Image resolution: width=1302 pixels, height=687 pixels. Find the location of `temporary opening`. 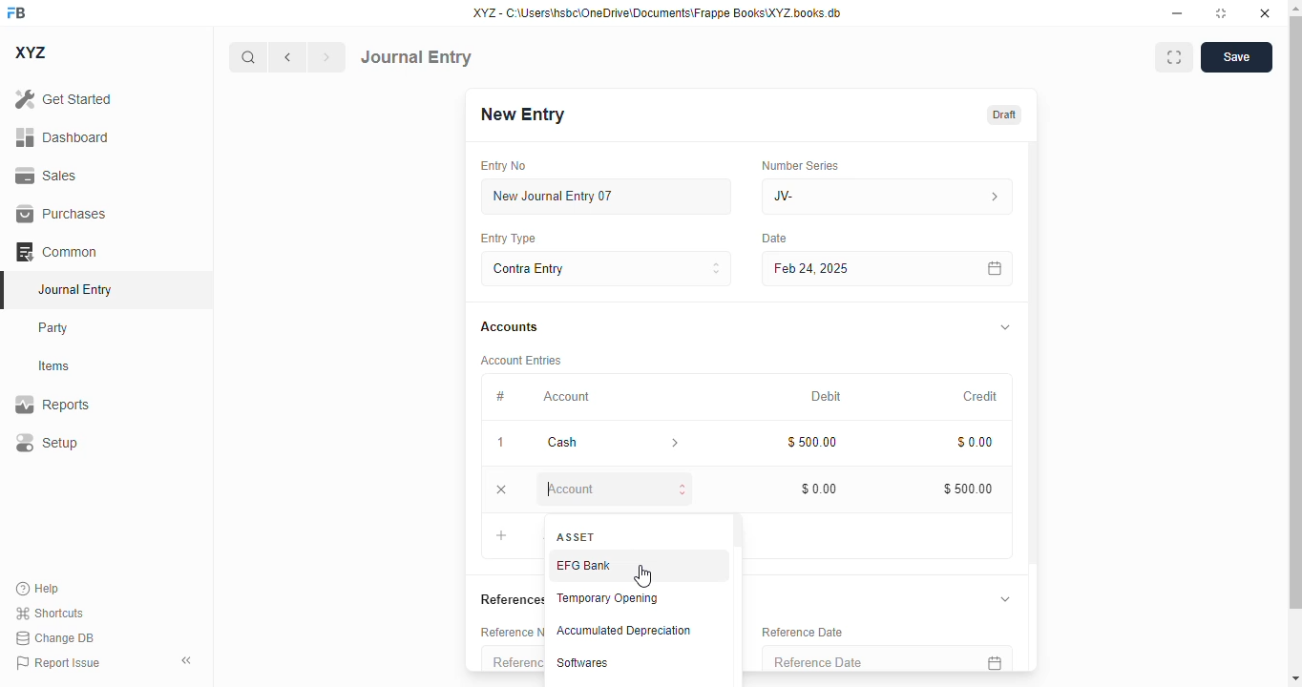

temporary opening is located at coordinates (606, 599).